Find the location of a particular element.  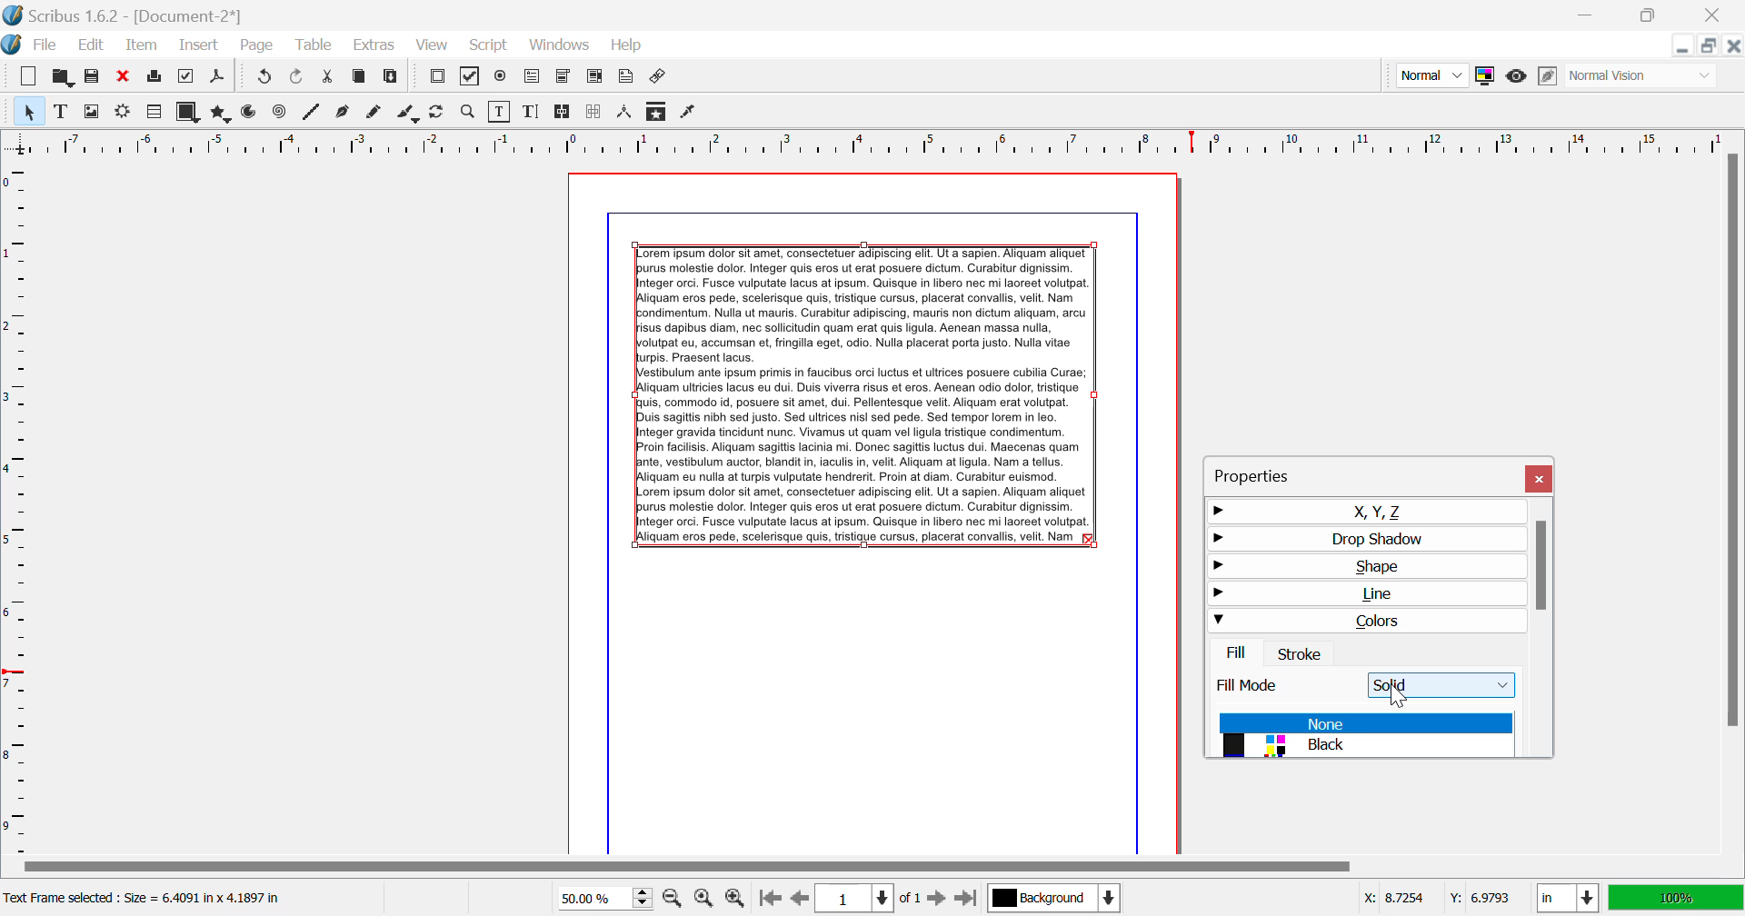

Edit Contents of Frame is located at coordinates (501, 112).